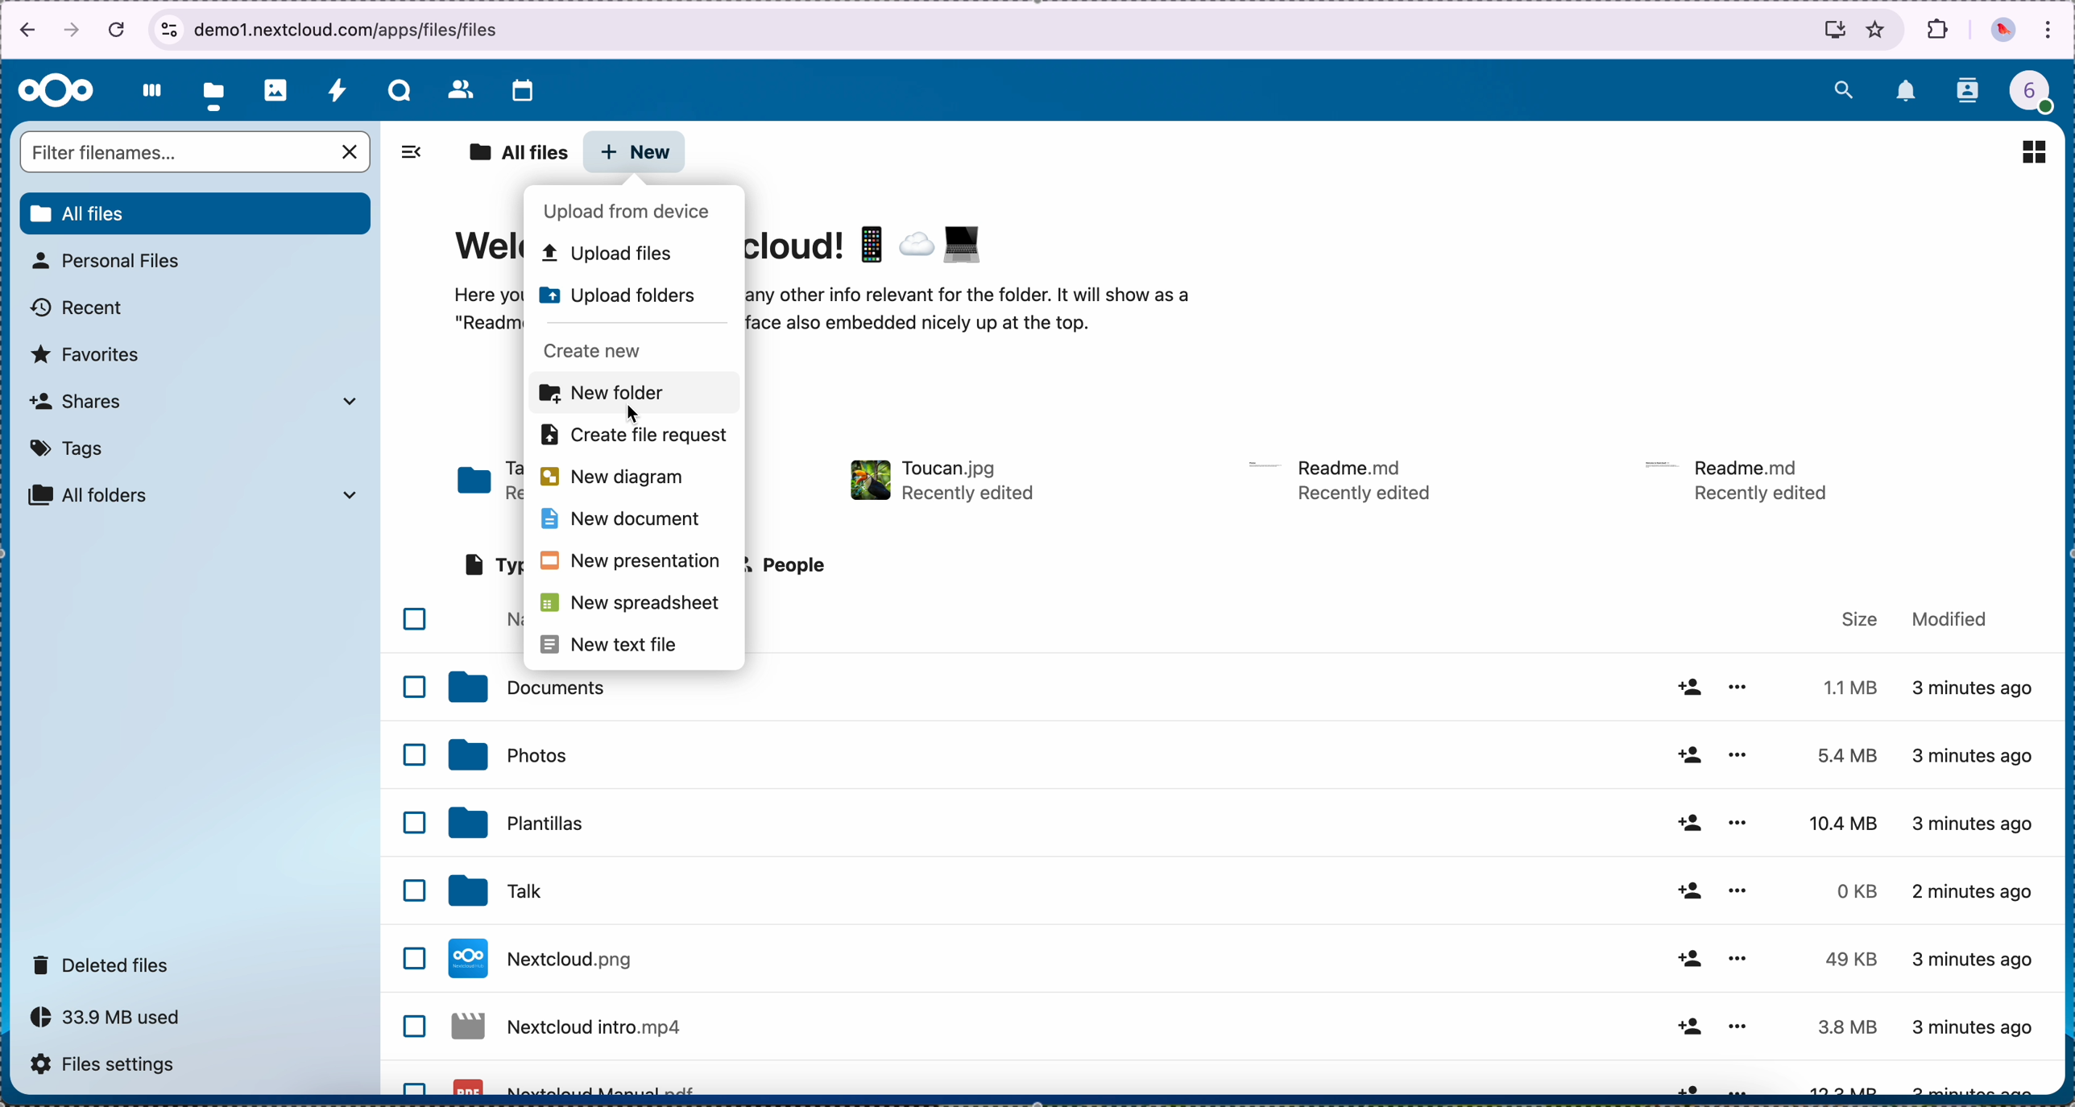 Image resolution: width=2075 pixels, height=1107 pixels. Describe the element at coordinates (485, 251) in the screenshot. I see `Welcome to Nextcloud` at that location.